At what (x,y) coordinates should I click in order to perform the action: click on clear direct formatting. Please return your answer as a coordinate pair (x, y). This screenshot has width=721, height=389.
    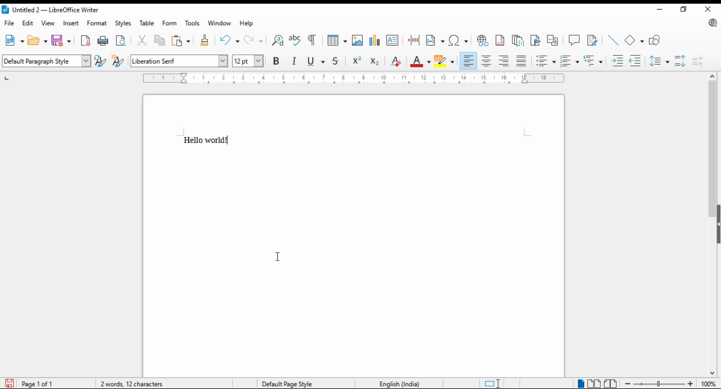
    Looking at the image, I should click on (398, 61).